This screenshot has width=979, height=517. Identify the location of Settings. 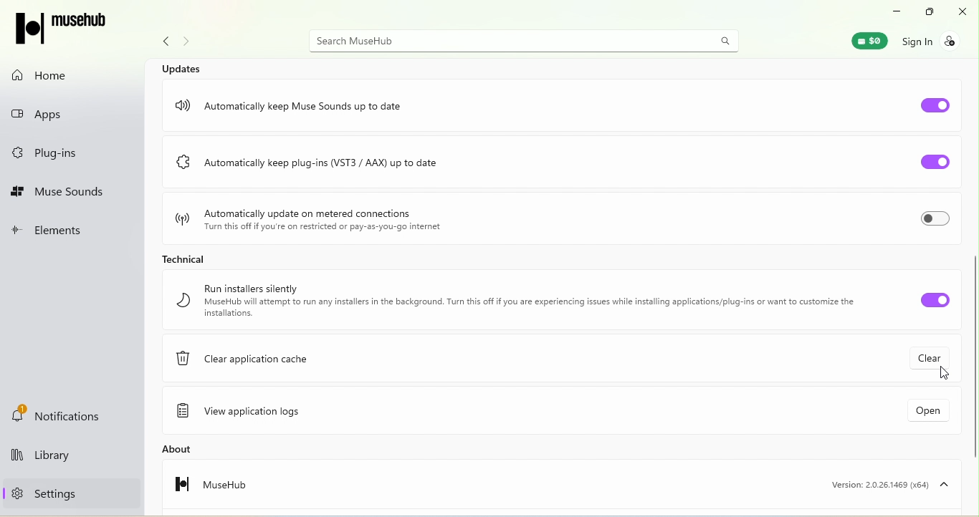
(40, 493).